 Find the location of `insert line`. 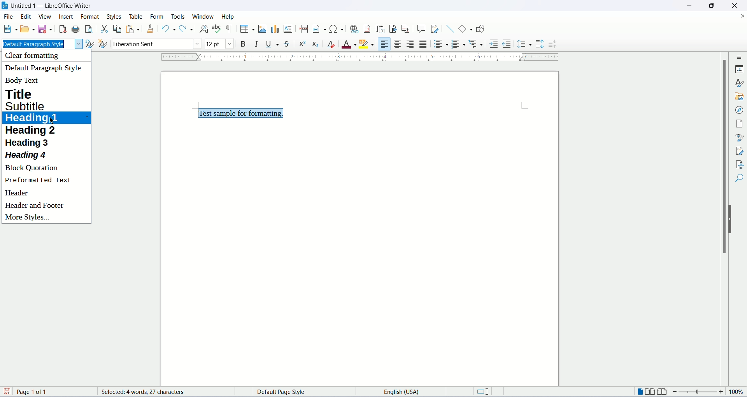

insert line is located at coordinates (449, 28).